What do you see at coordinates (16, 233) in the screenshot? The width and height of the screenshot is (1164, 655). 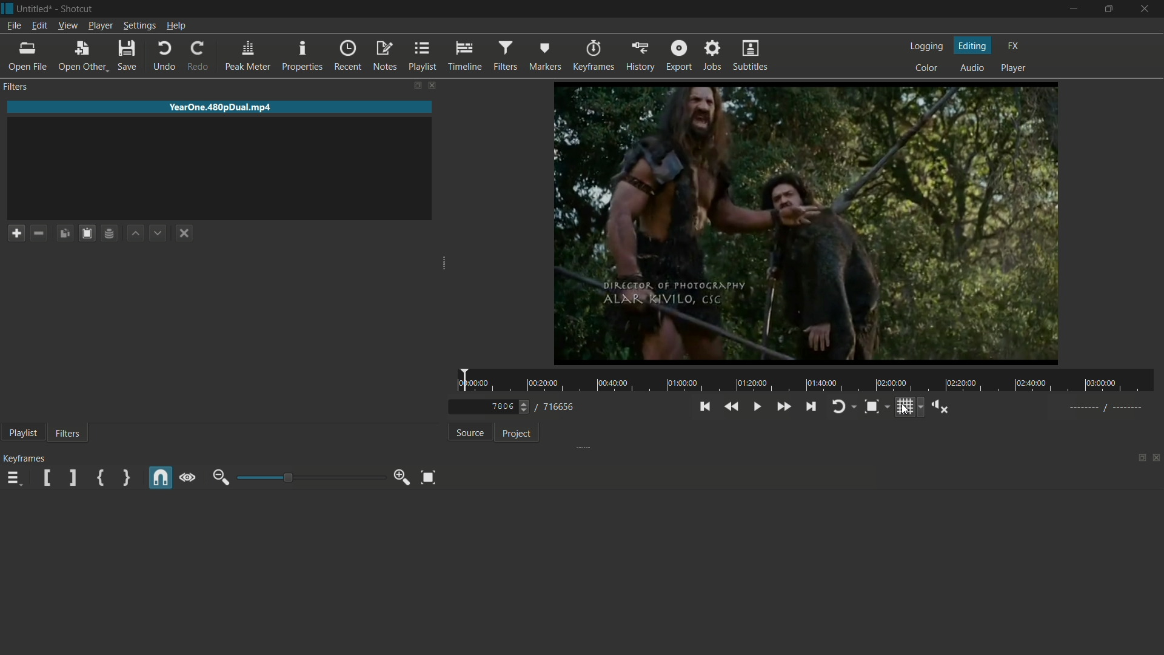 I see `add a filter` at bounding box center [16, 233].